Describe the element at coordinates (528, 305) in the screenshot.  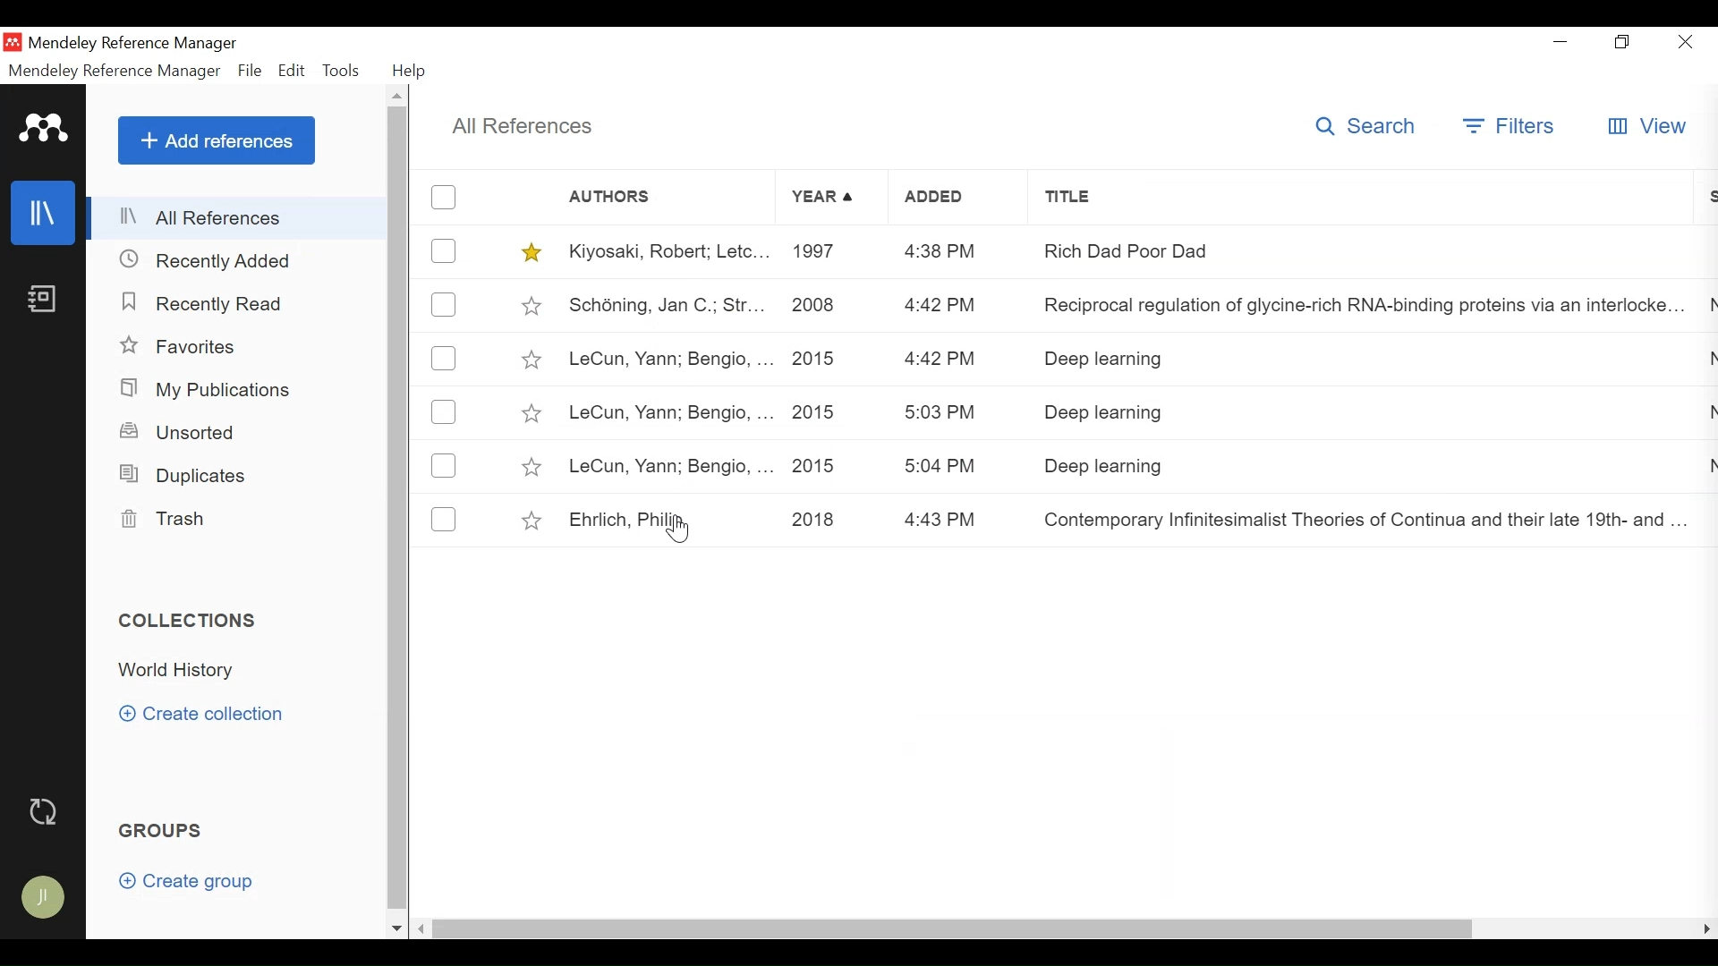
I see `(un)select favorite` at that location.